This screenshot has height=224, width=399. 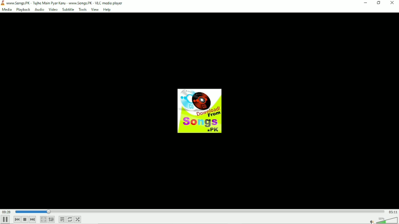 What do you see at coordinates (5, 219) in the screenshot?
I see `Pause` at bounding box center [5, 219].